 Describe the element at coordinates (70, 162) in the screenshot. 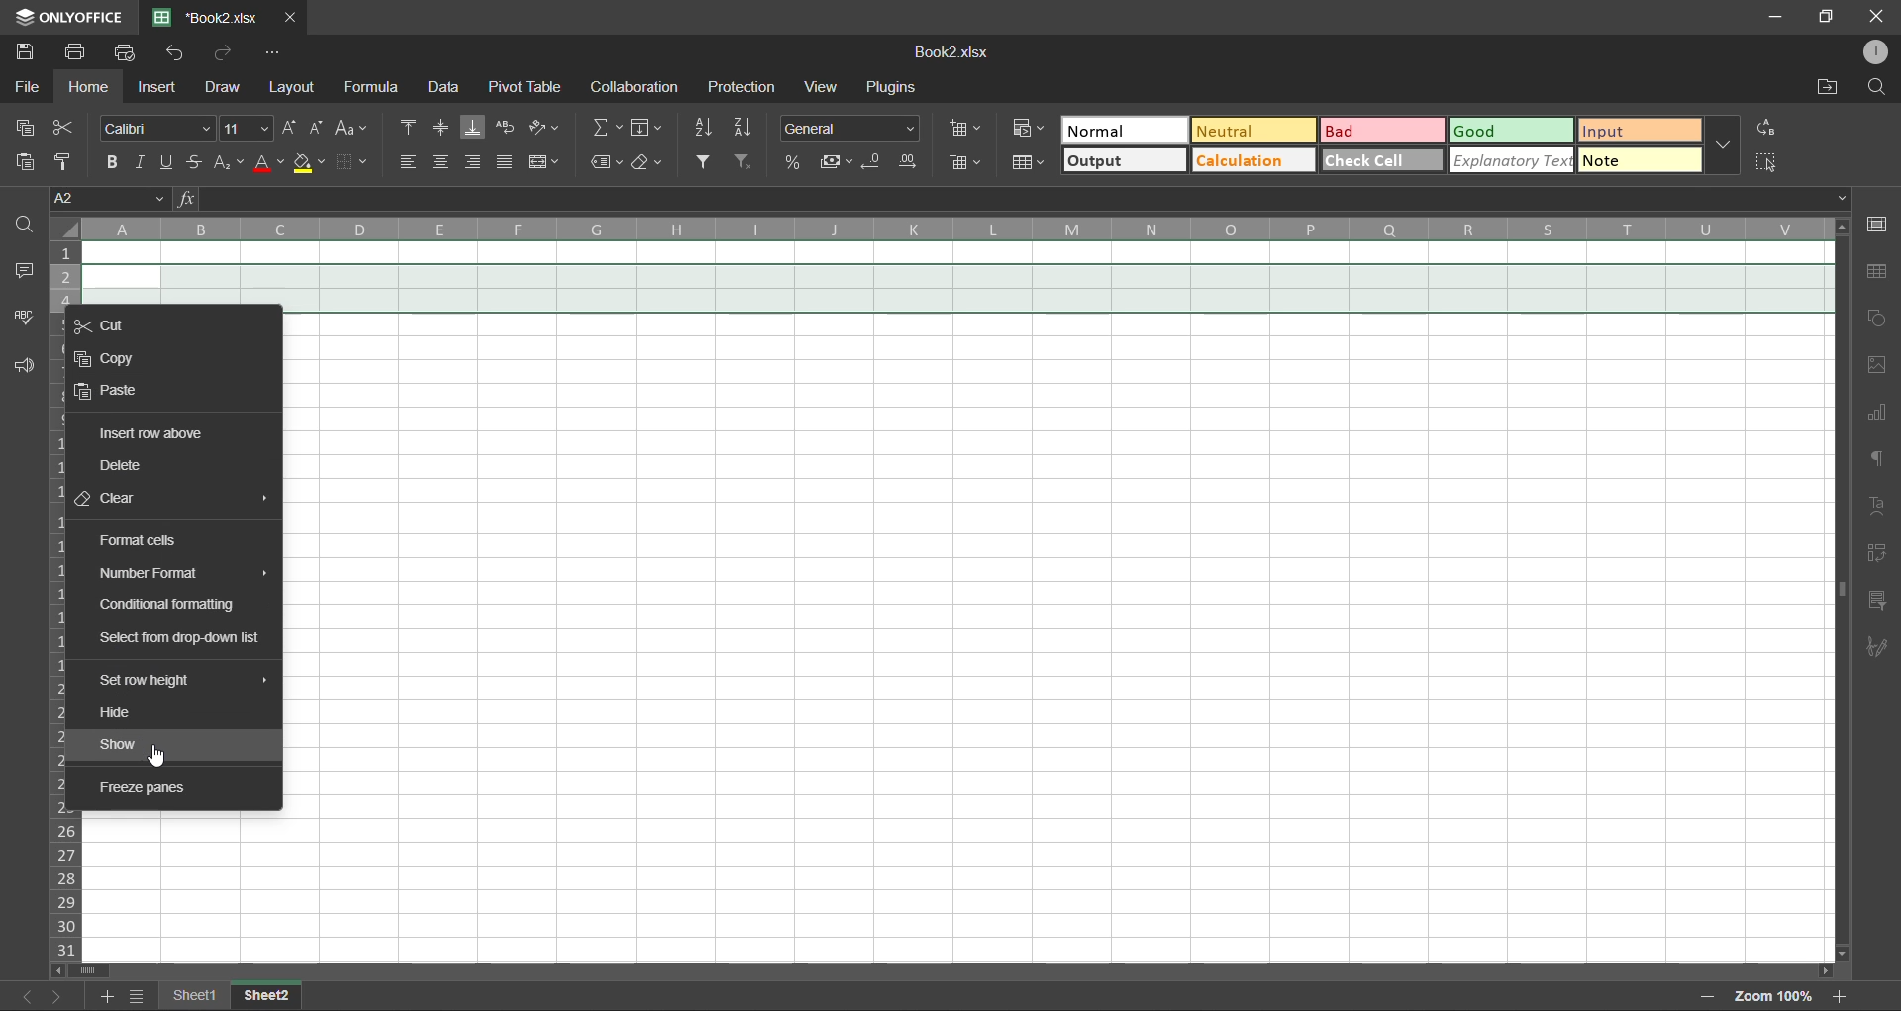

I see `copy style` at that location.